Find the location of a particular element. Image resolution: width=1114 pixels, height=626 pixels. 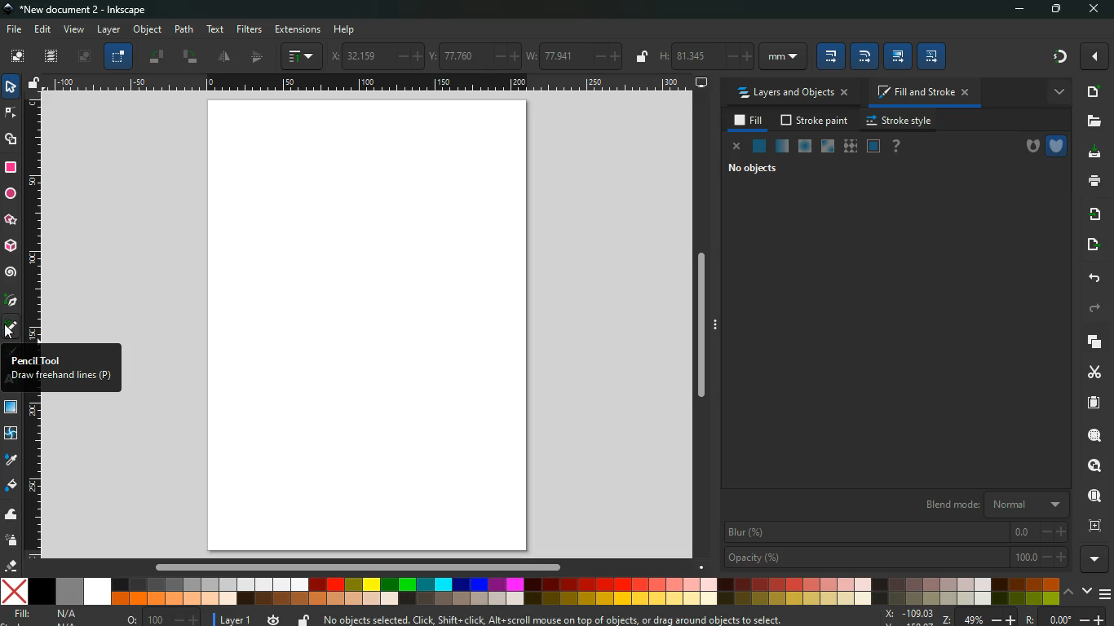

down is located at coordinates (1086, 591).